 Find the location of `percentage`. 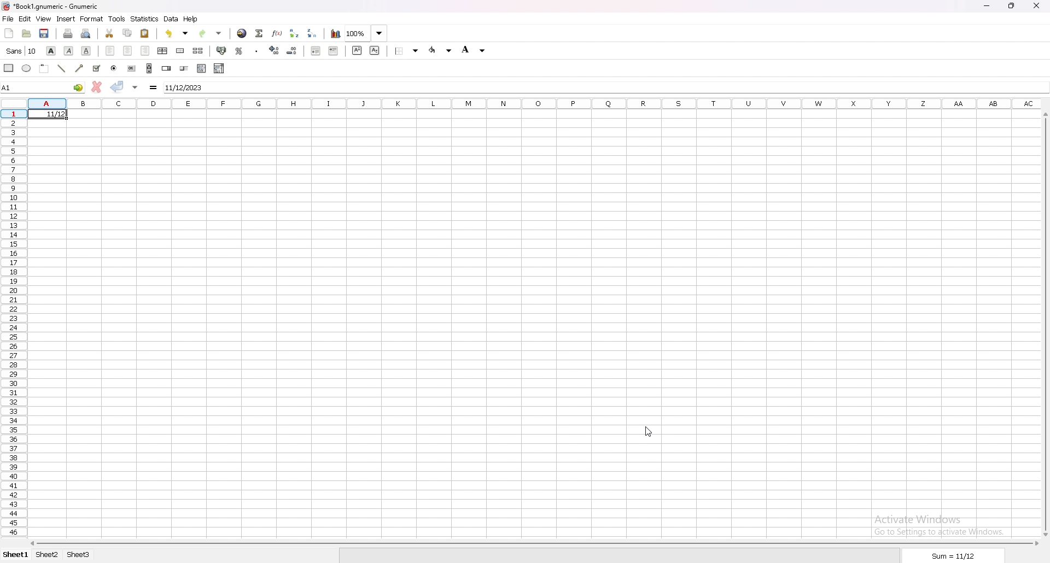

percentage is located at coordinates (239, 51).